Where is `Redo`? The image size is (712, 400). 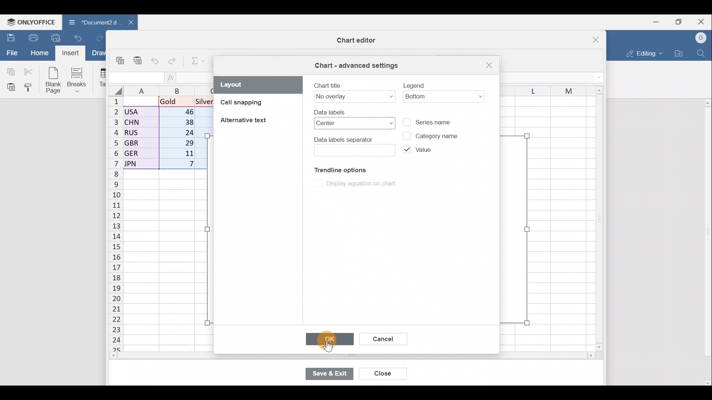
Redo is located at coordinates (103, 39).